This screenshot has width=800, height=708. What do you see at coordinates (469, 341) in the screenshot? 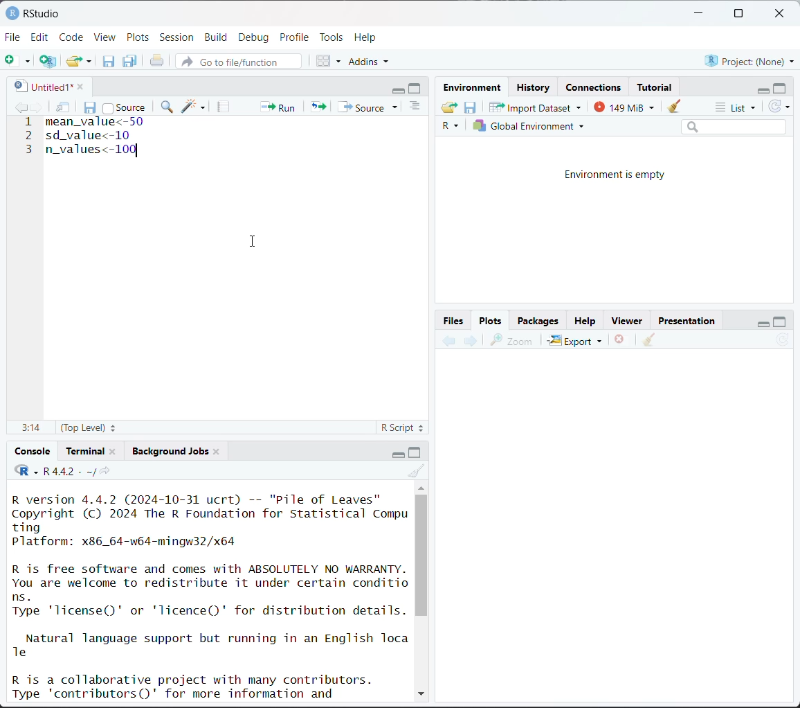
I see `next plot` at bounding box center [469, 341].